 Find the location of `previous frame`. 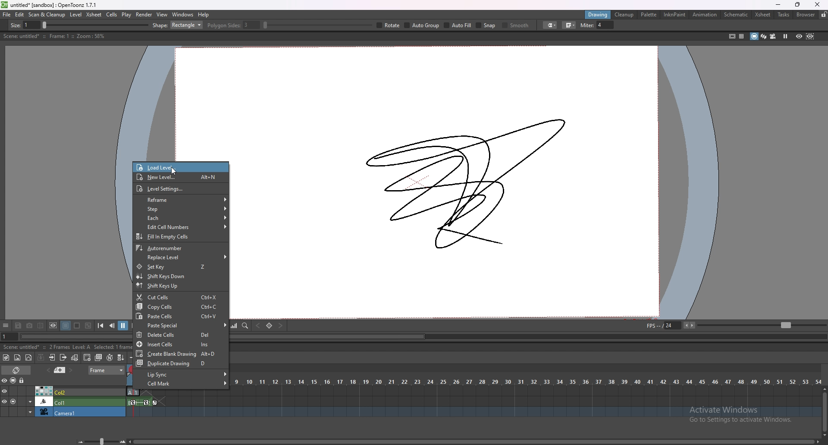

previous frame is located at coordinates (113, 325).